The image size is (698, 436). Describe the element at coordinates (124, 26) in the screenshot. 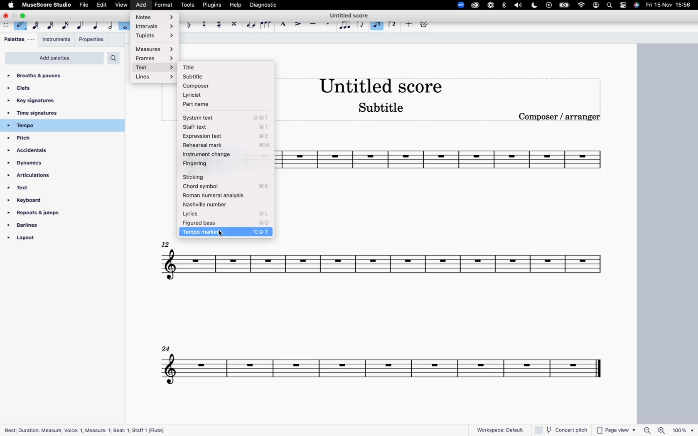

I see `full note` at that location.